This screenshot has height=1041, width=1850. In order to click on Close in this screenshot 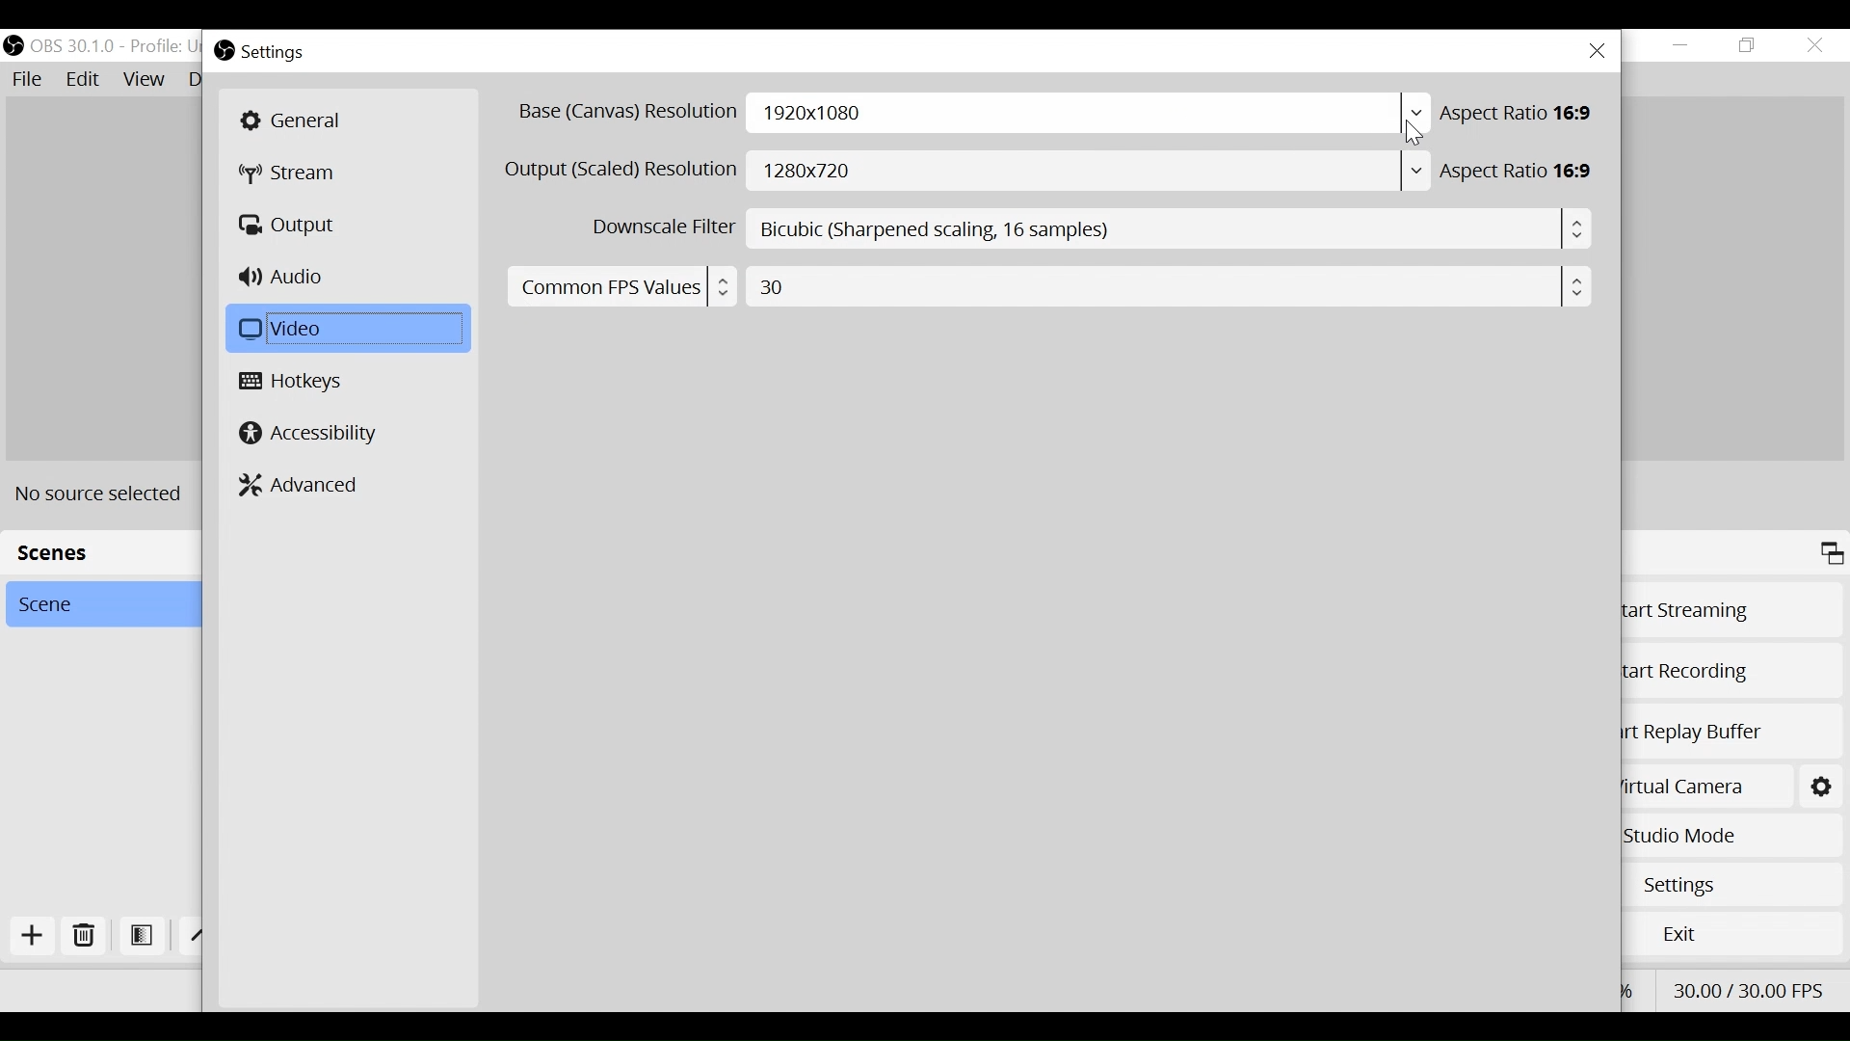, I will do `click(1814, 44)`.